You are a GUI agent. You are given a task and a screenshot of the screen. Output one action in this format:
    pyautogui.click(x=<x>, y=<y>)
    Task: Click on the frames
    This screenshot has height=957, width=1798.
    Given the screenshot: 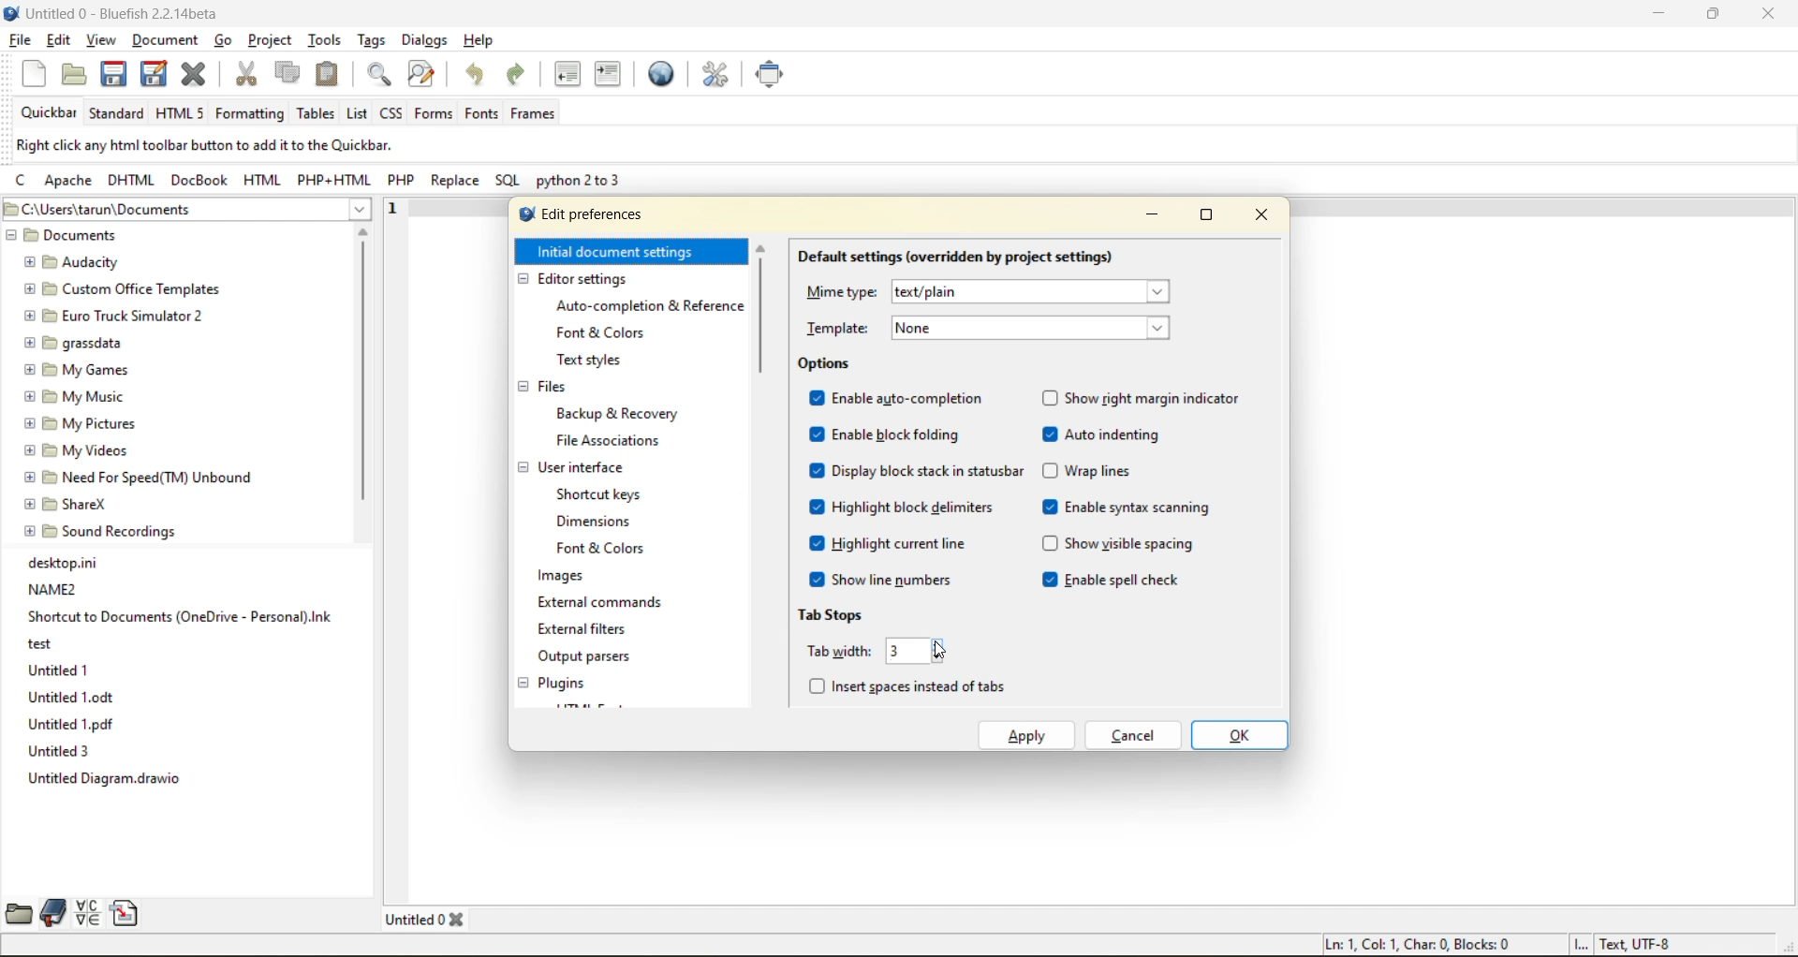 What is the action you would take?
    pyautogui.click(x=534, y=115)
    